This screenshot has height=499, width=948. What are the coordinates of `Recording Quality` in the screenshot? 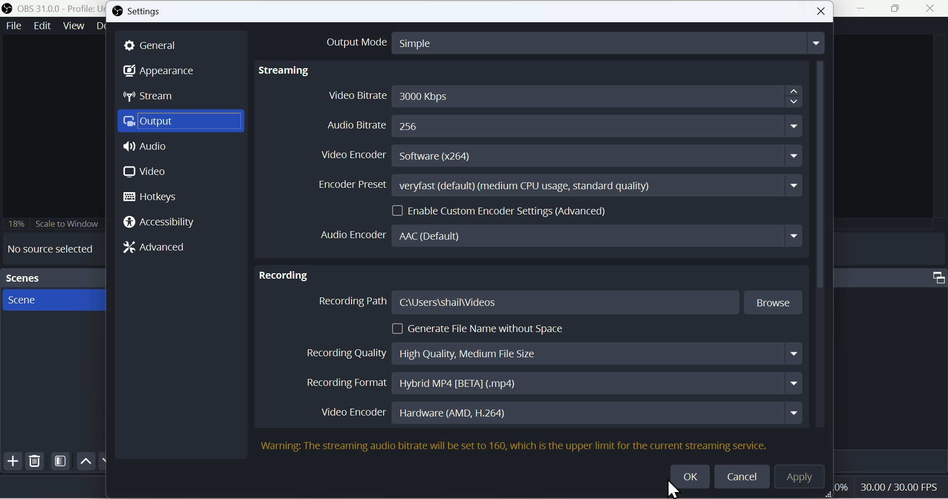 It's located at (551, 351).